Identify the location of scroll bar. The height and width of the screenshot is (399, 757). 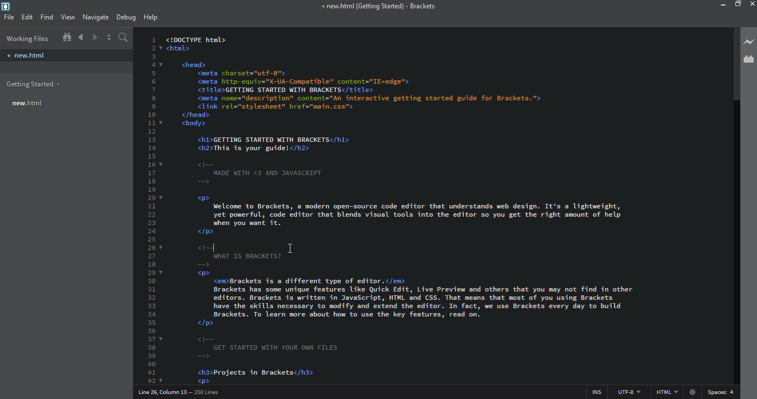
(733, 63).